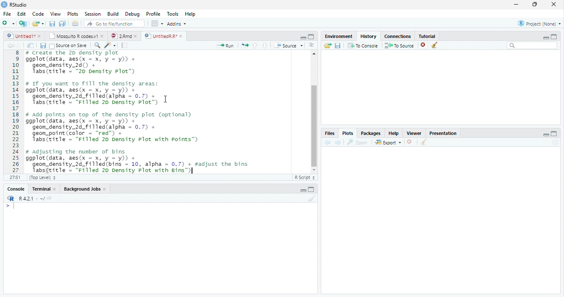 This screenshot has width=564, height=297. I want to click on ‘Mosquito R codes.v1, so click(73, 36).